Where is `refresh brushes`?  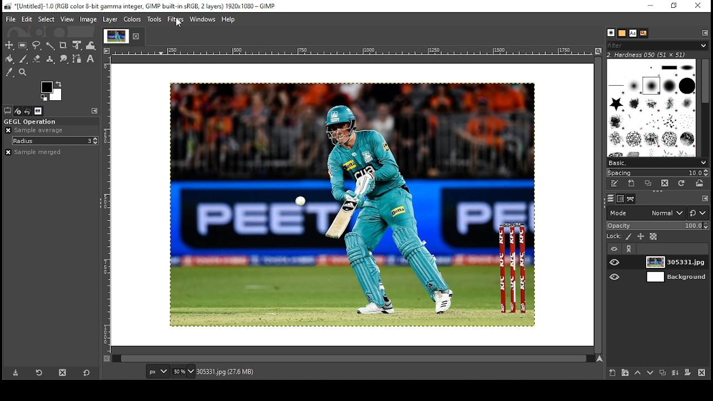 refresh brushes is located at coordinates (682, 183).